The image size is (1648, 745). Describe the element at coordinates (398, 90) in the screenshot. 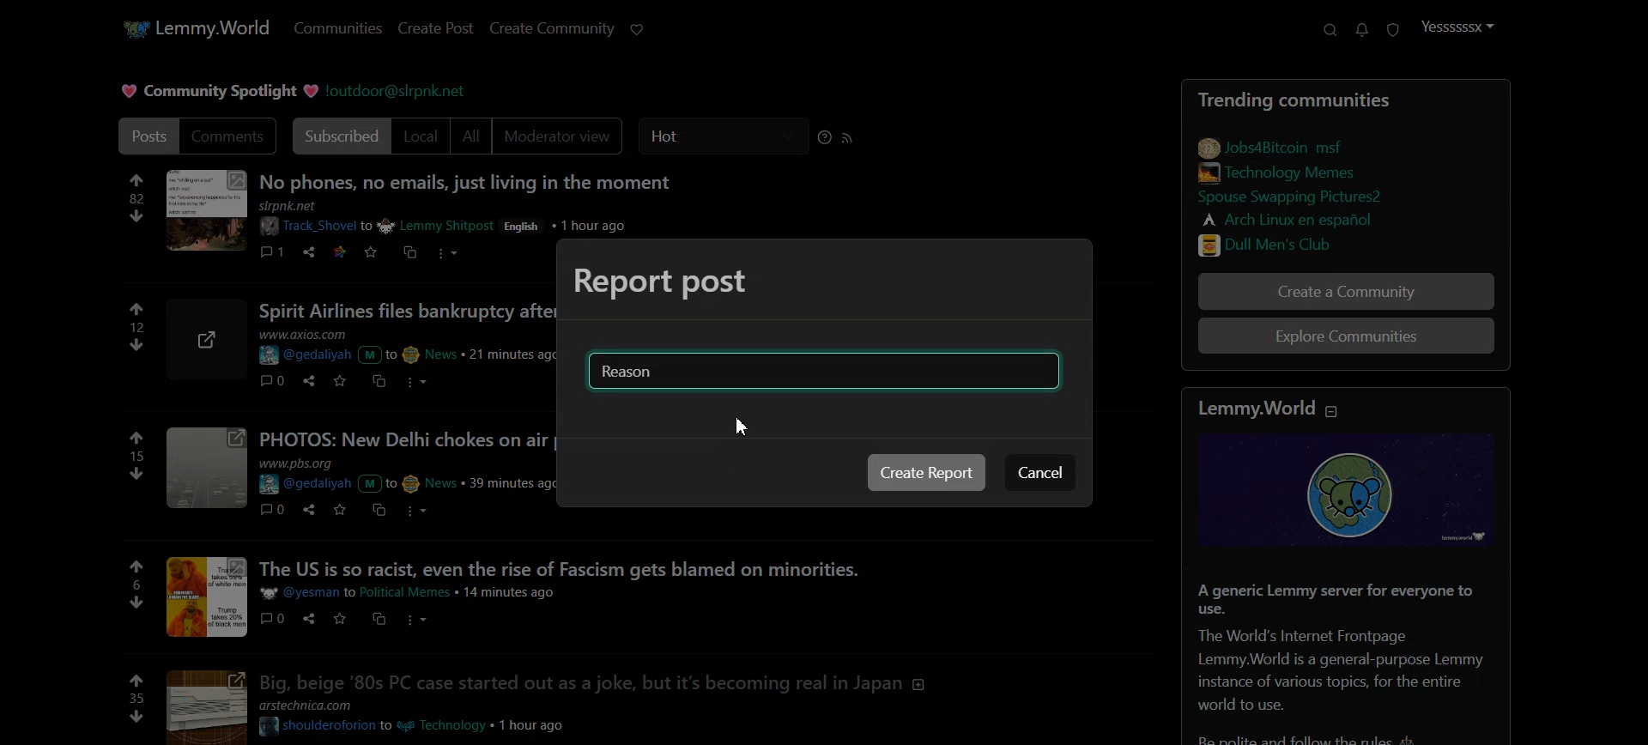

I see `Hyperlink` at that location.